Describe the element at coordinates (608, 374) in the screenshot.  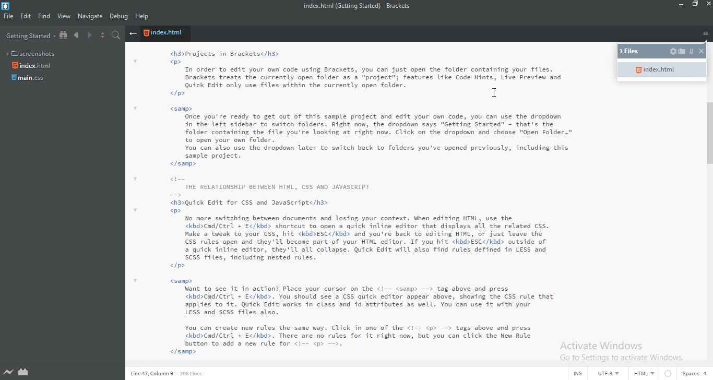
I see `UTF-8` at that location.